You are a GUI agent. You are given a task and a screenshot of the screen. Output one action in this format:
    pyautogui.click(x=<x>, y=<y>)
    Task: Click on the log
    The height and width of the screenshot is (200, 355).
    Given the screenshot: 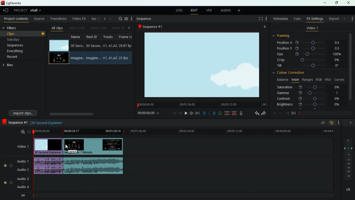 What is the action you would take?
    pyautogui.click(x=179, y=11)
    